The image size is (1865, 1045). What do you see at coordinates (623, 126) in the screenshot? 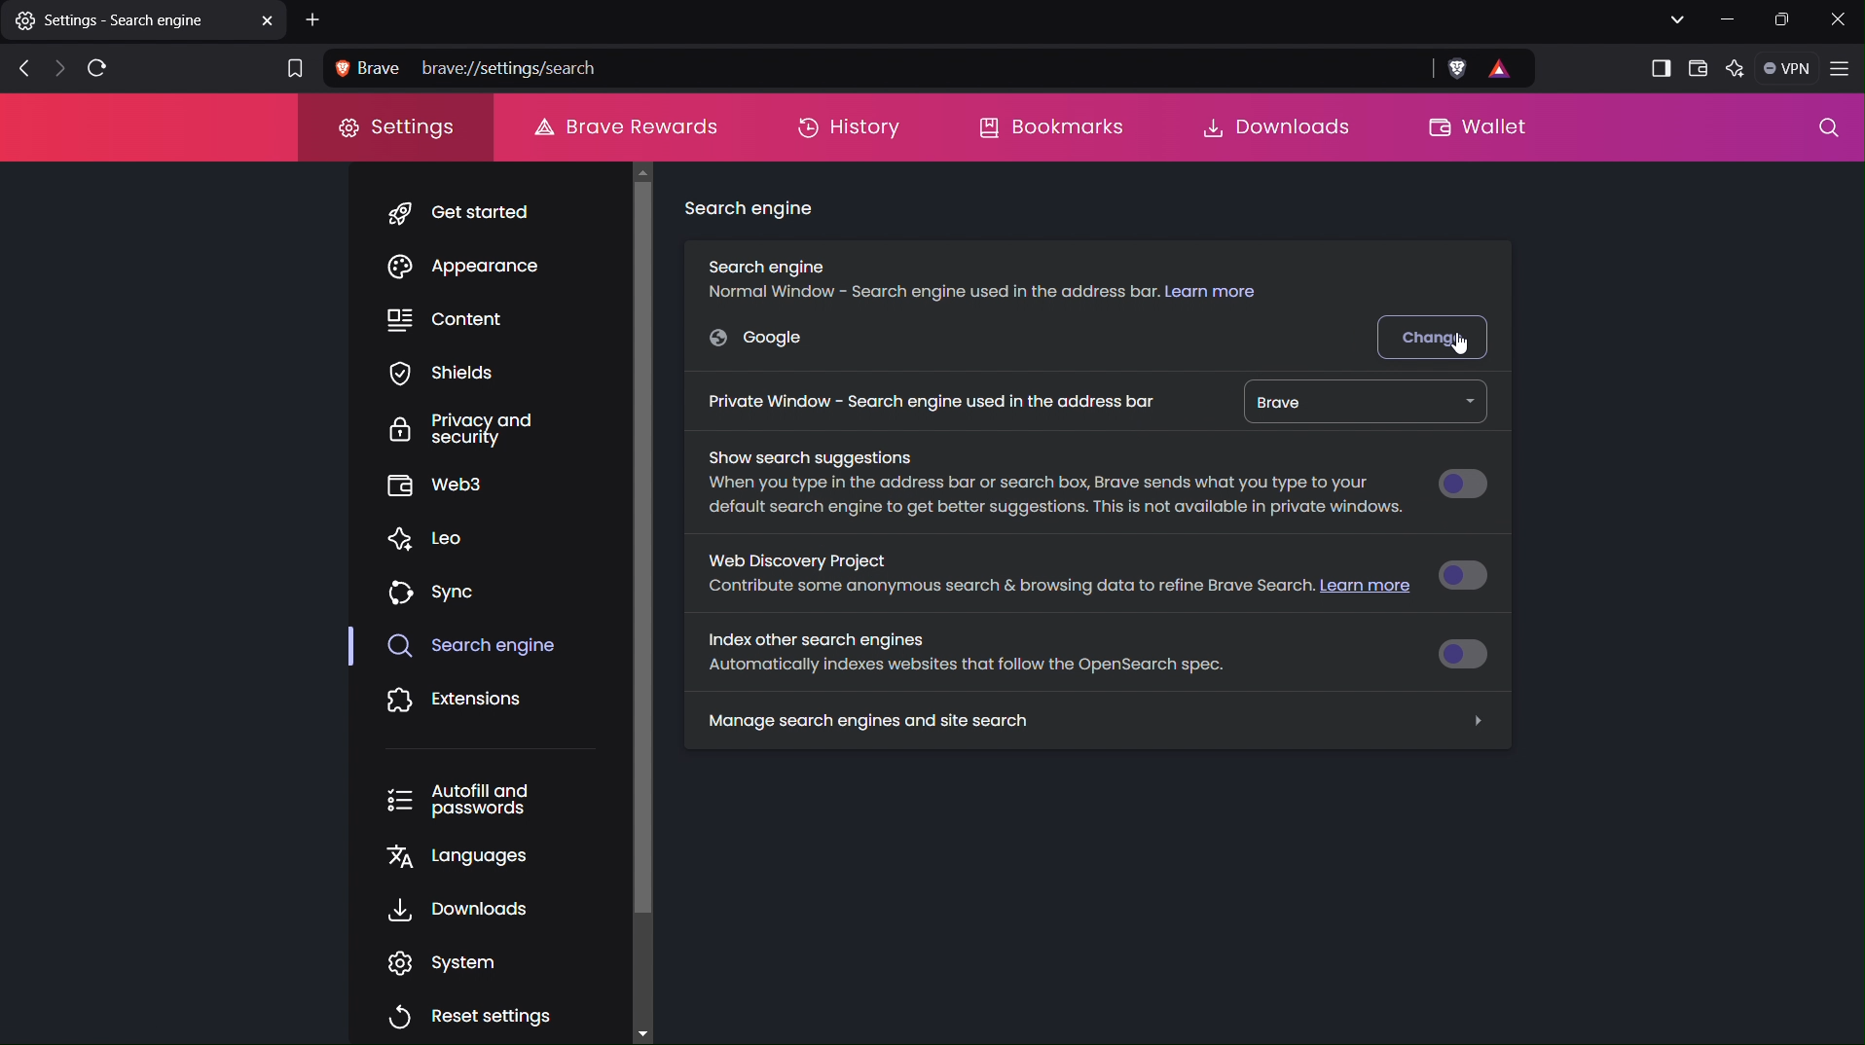
I see `Brave Rewards` at bounding box center [623, 126].